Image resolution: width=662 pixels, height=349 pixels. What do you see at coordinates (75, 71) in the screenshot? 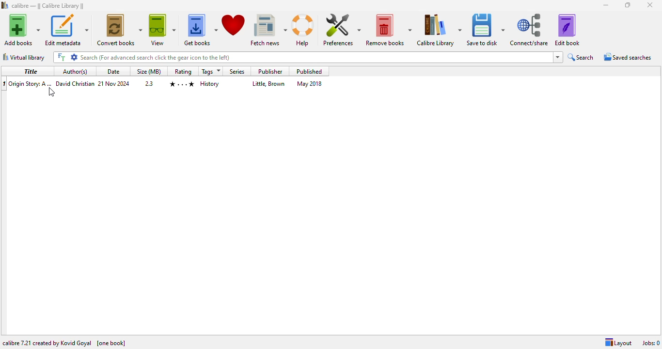
I see `author(s)` at bounding box center [75, 71].